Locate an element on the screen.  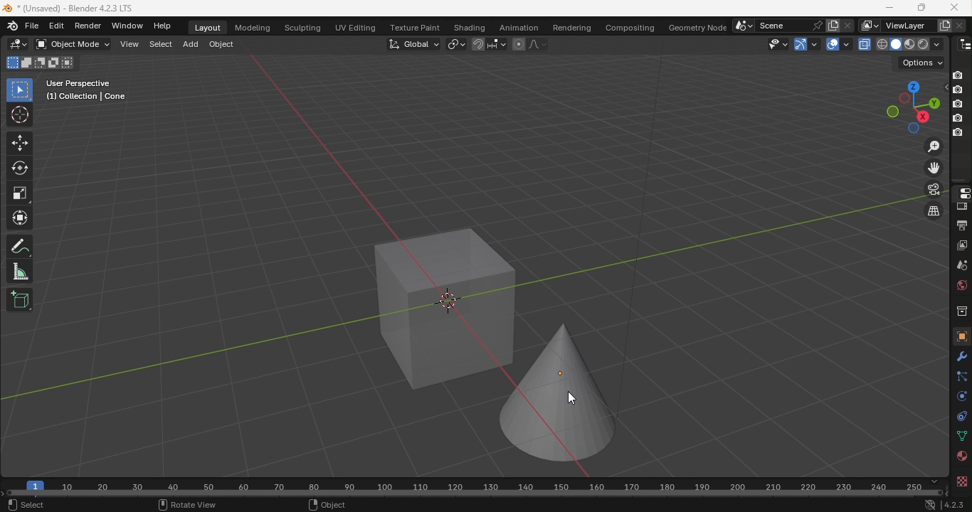
Show overlays is located at coordinates (832, 44).